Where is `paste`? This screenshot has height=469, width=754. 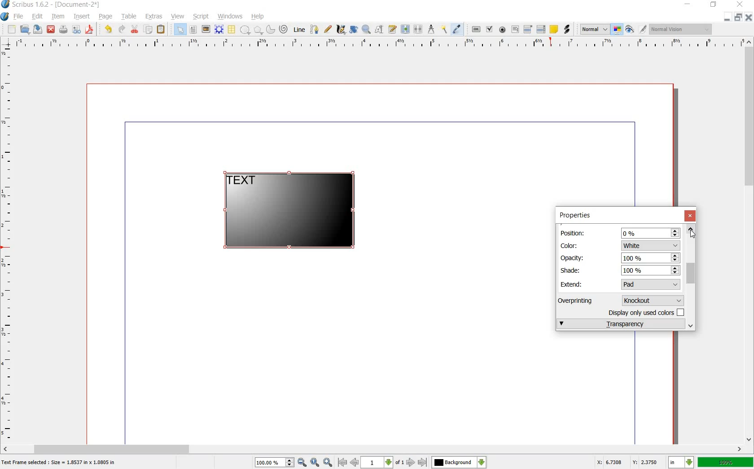
paste is located at coordinates (161, 30).